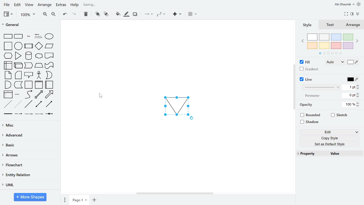 This screenshot has height=205, width=364. What do you see at coordinates (311, 153) in the screenshot?
I see `property` at bounding box center [311, 153].